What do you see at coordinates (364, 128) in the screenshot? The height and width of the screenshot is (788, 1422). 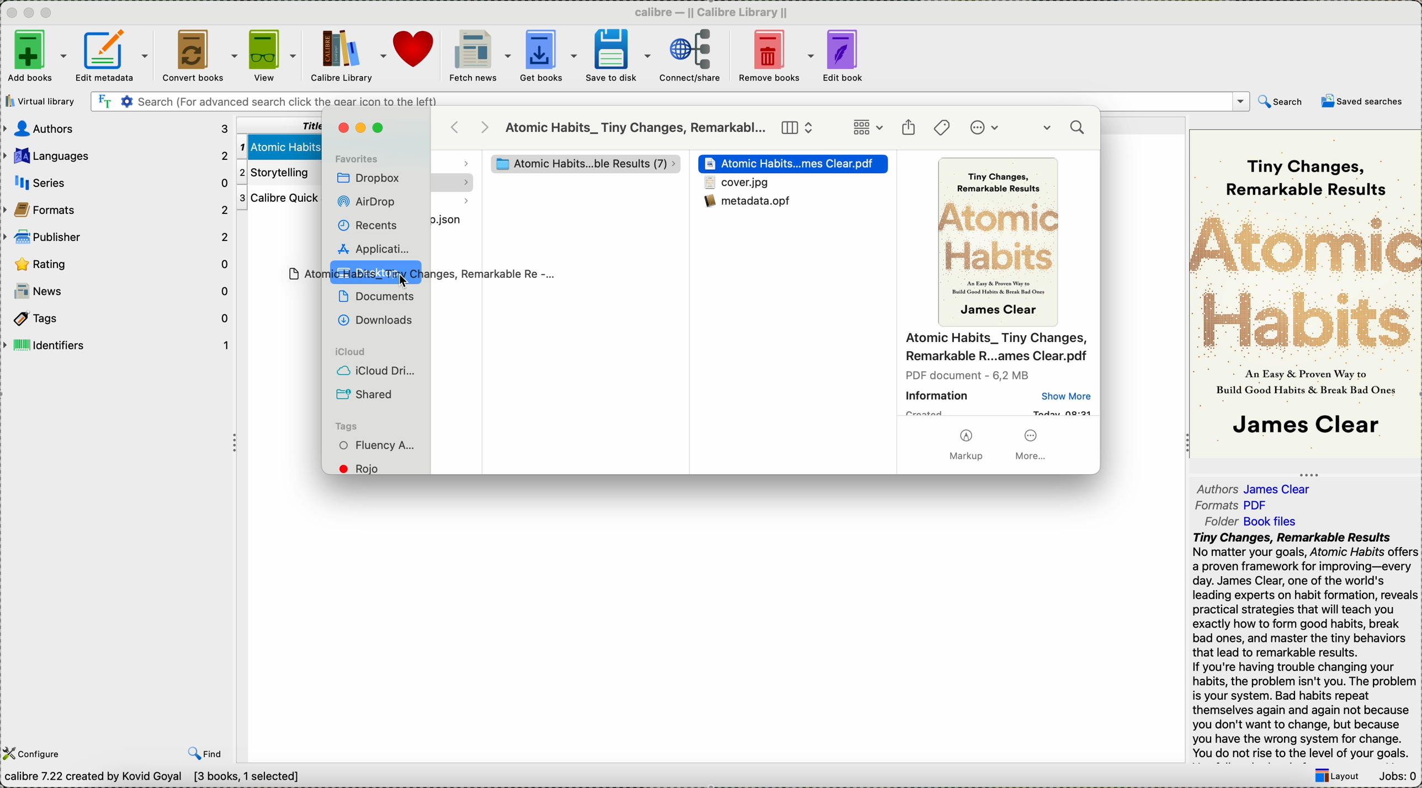 I see `minimize window` at bounding box center [364, 128].